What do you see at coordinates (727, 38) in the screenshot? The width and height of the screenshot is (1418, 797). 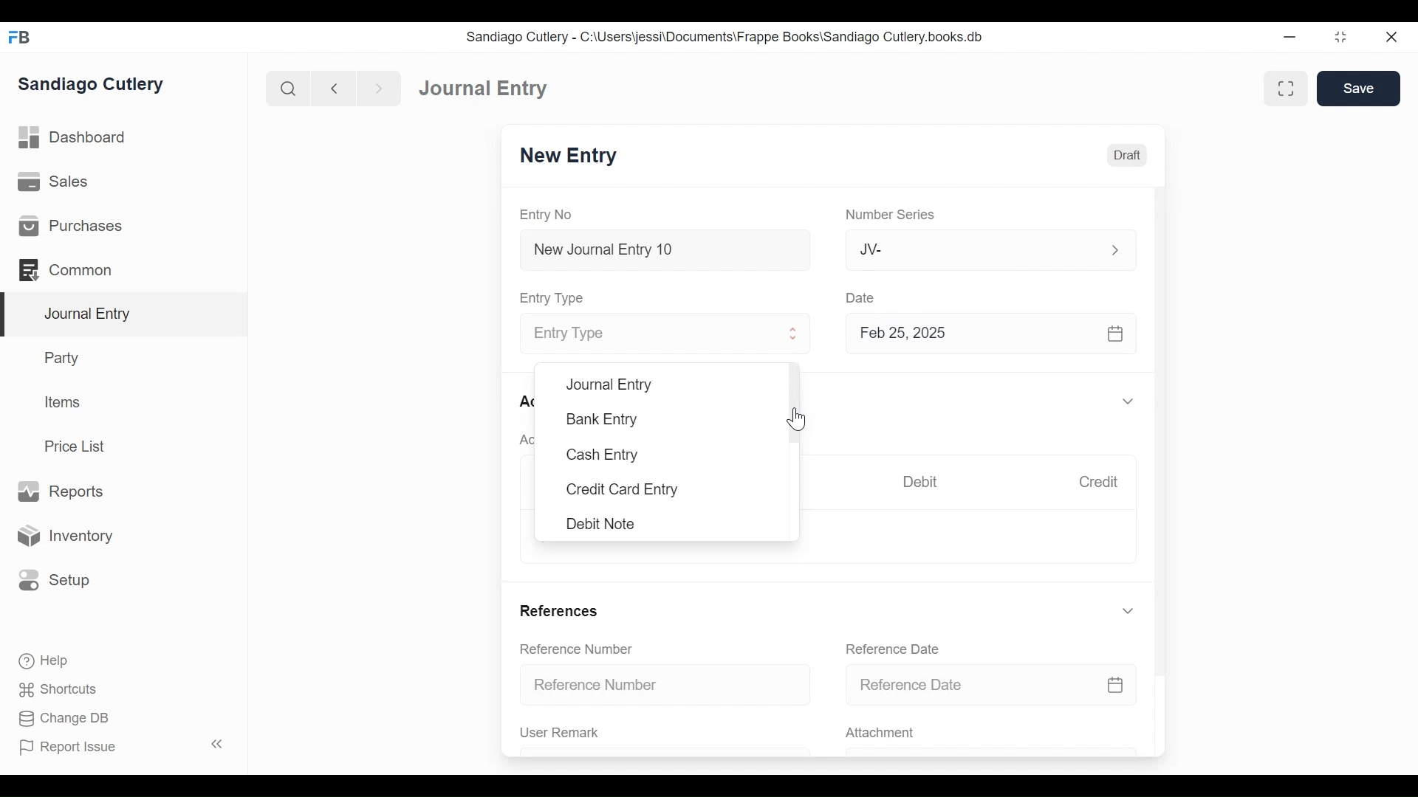 I see `Sandiago Cutlery - C:\Users\jessi\Documents\Frappe Books\Sandiago Cutlery.books.db` at bounding box center [727, 38].